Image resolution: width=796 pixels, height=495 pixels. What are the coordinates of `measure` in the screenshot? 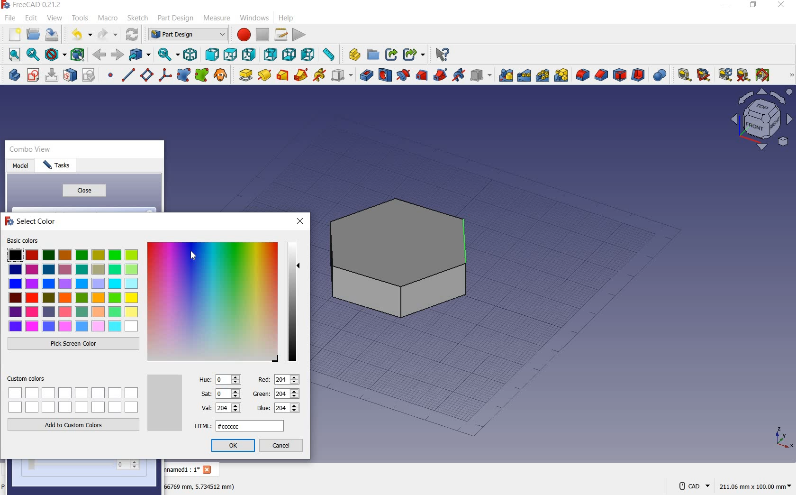 It's located at (217, 18).